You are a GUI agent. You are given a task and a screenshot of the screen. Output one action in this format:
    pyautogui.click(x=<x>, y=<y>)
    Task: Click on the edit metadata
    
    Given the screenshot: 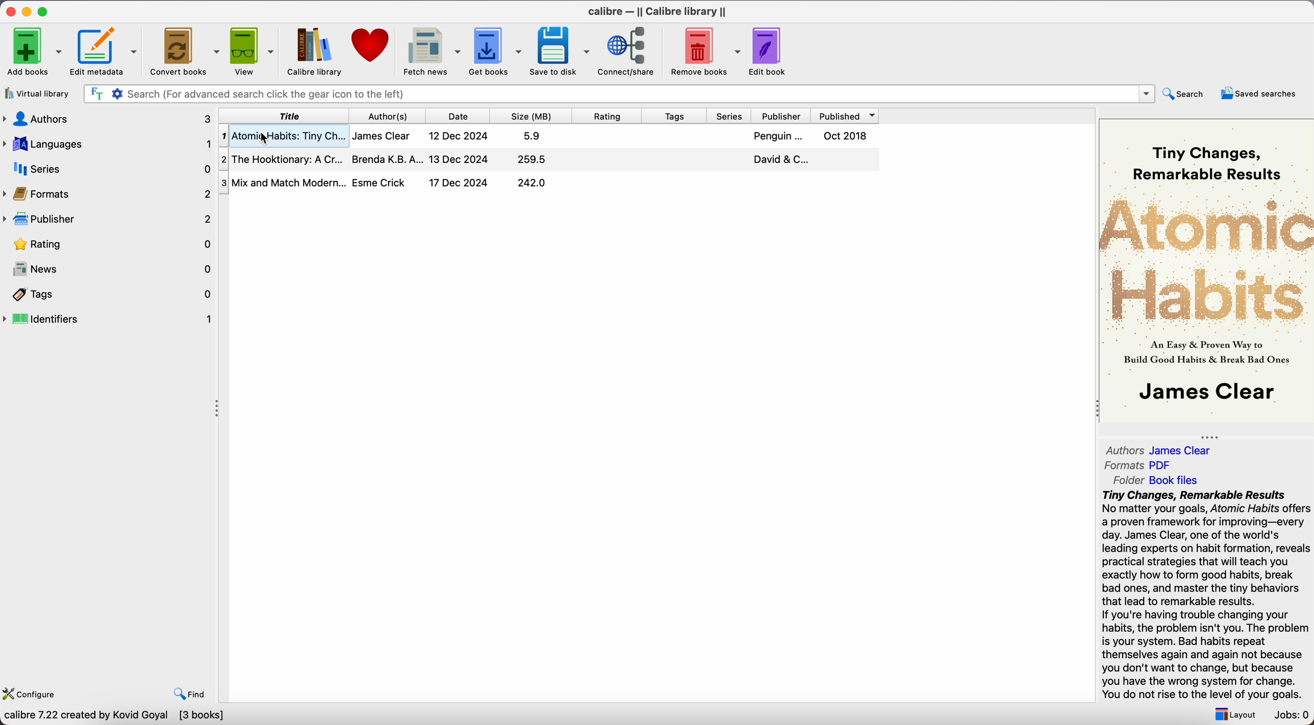 What is the action you would take?
    pyautogui.click(x=105, y=52)
    